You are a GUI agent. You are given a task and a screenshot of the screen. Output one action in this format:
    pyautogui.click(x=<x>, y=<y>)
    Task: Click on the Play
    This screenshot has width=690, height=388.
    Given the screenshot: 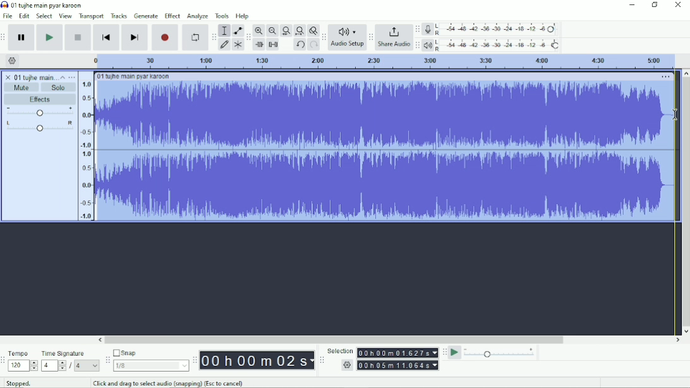 What is the action you would take?
    pyautogui.click(x=51, y=37)
    